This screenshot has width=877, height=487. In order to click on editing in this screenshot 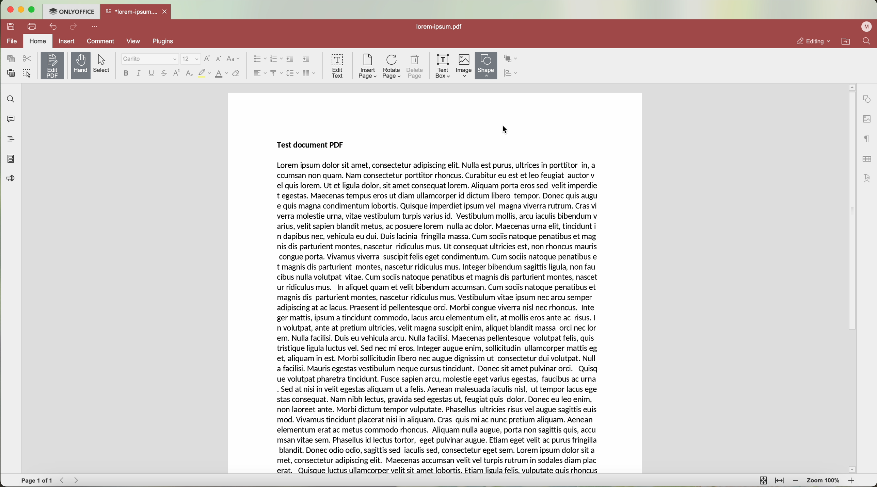, I will do `click(813, 41)`.